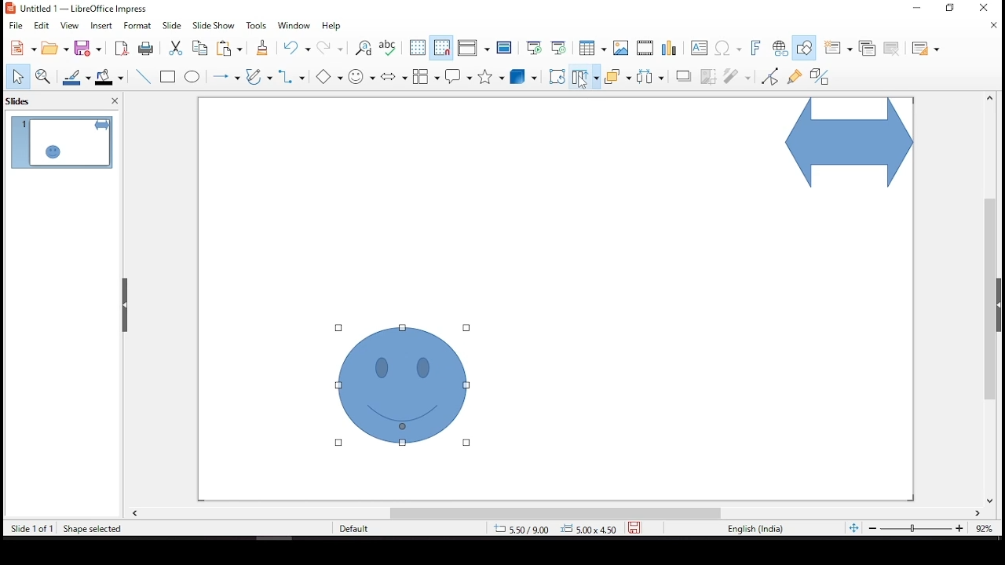  Describe the element at coordinates (17, 78) in the screenshot. I see `select tool` at that location.